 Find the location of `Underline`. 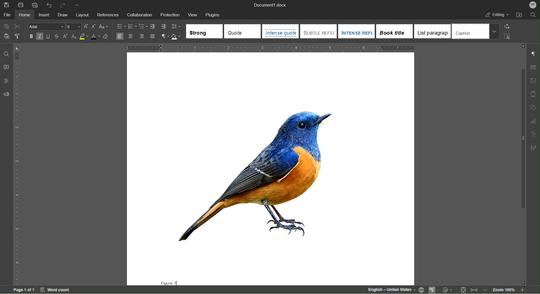

Underline is located at coordinates (48, 37).